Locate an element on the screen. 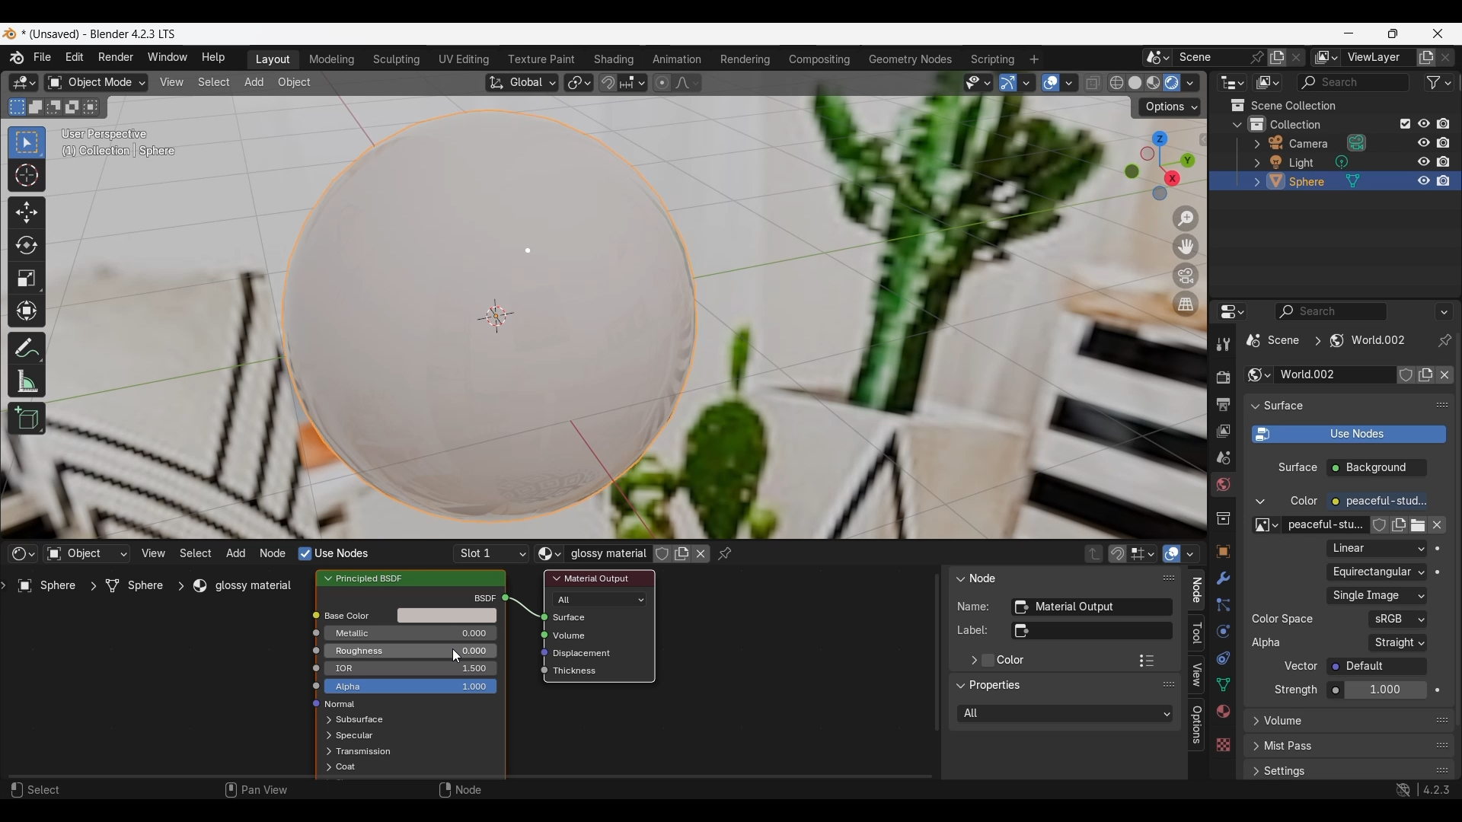 The height and width of the screenshot is (822, 1462). Current scene location is located at coordinates (1327, 340).